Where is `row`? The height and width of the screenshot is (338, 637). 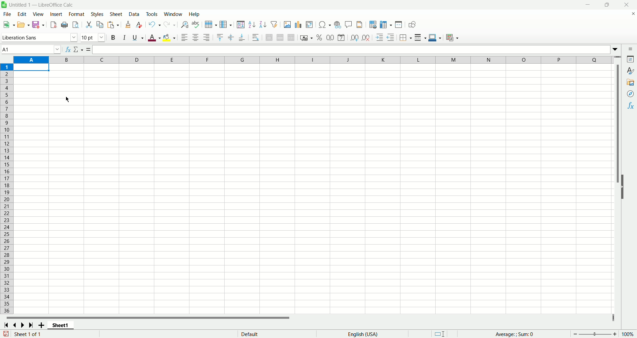
row is located at coordinates (211, 24).